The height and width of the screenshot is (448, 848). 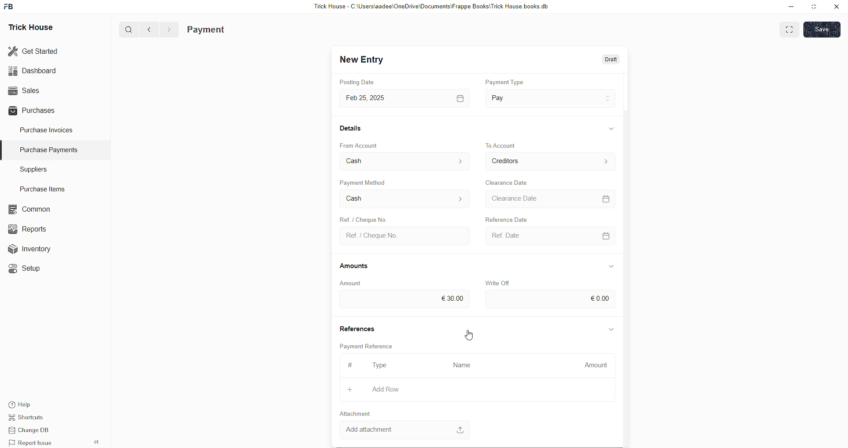 I want to click on Feb 25,2025, so click(x=367, y=98).